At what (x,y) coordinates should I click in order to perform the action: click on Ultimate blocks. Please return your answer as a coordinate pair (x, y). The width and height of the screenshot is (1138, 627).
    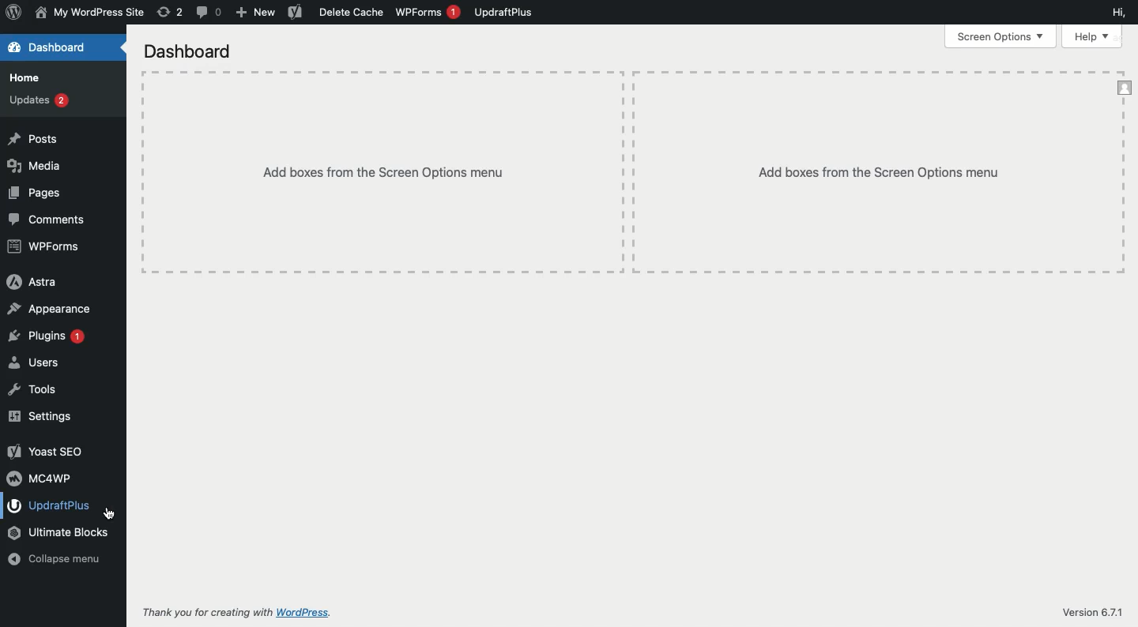
    Looking at the image, I should click on (59, 531).